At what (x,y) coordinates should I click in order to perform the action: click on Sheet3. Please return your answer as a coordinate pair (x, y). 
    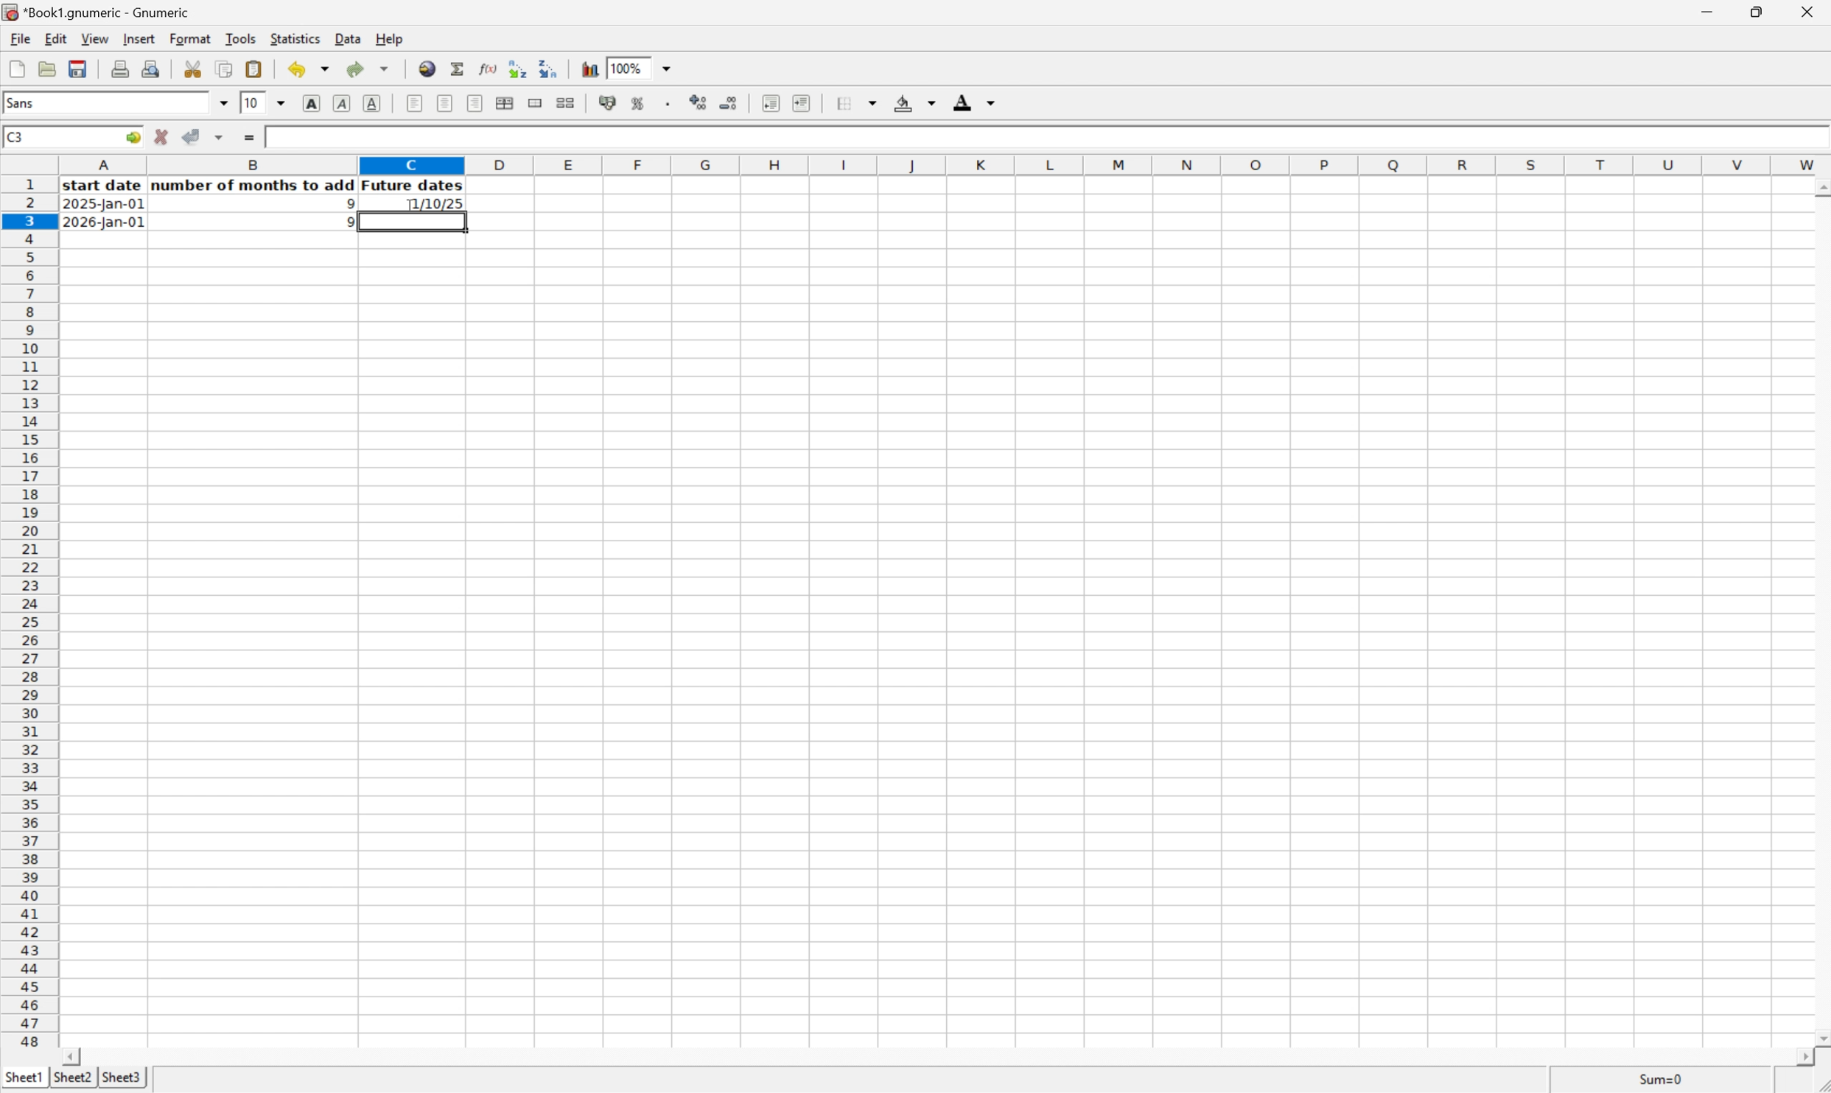
    Looking at the image, I should click on (124, 1079).